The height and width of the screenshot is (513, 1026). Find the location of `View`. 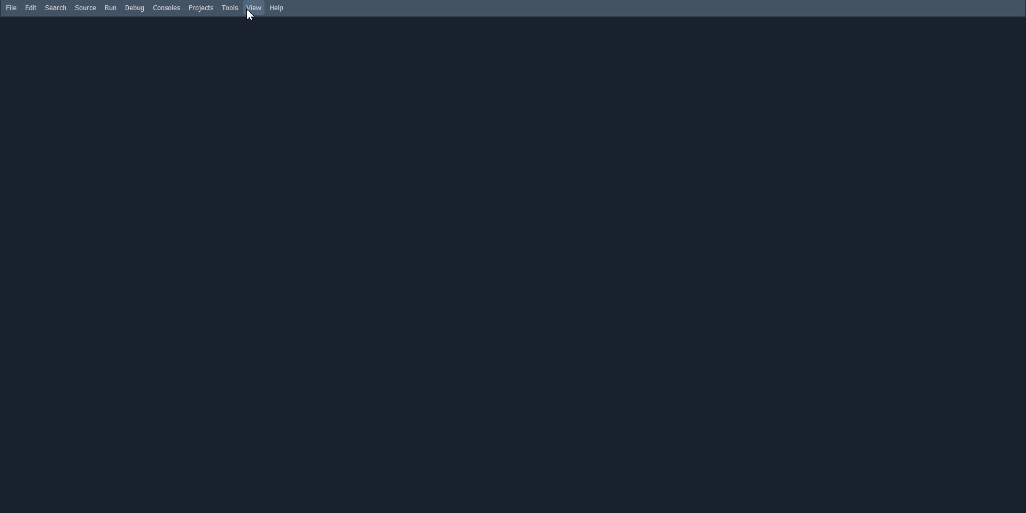

View is located at coordinates (253, 8).